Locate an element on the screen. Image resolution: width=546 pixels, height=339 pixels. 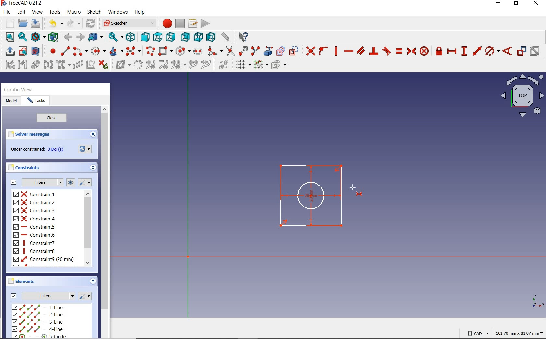
solver messages is located at coordinates (29, 135).